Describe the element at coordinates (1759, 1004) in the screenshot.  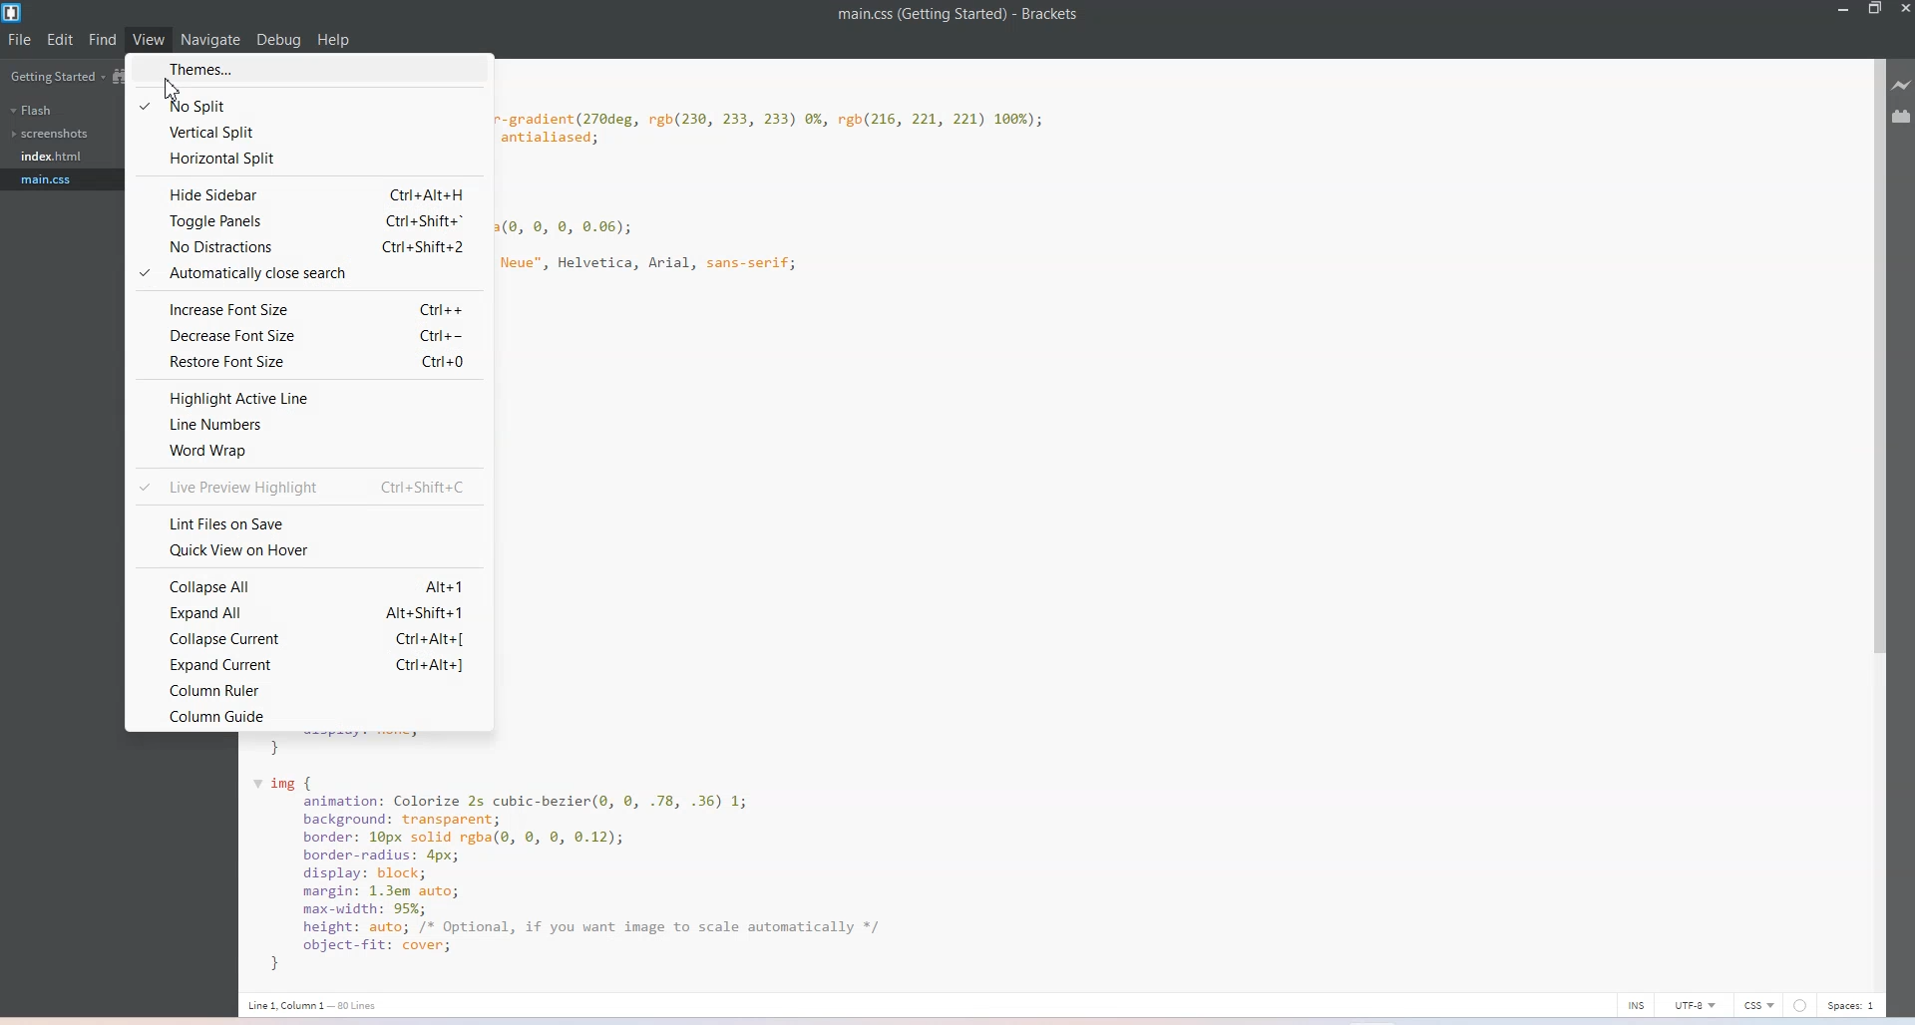
I see `CSS` at that location.